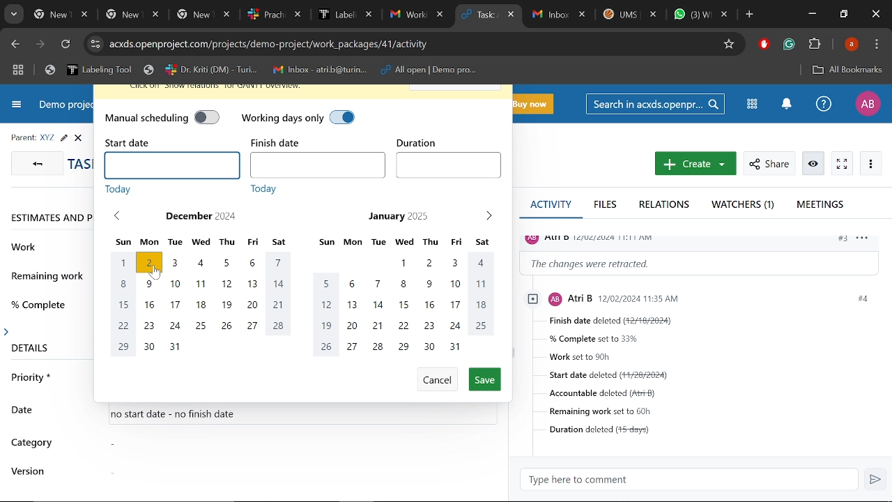  Describe the element at coordinates (842, 240) in the screenshot. I see `#3` at that location.